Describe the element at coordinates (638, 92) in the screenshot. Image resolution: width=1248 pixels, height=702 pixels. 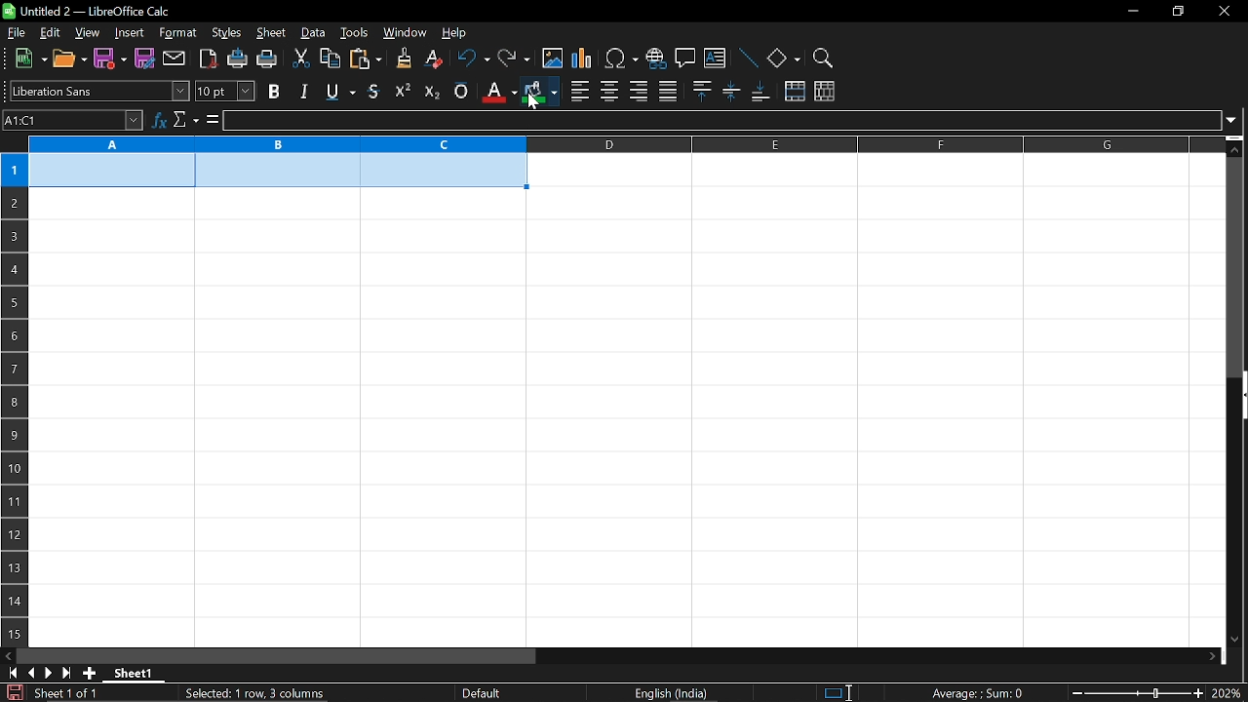
I see `align right` at that location.